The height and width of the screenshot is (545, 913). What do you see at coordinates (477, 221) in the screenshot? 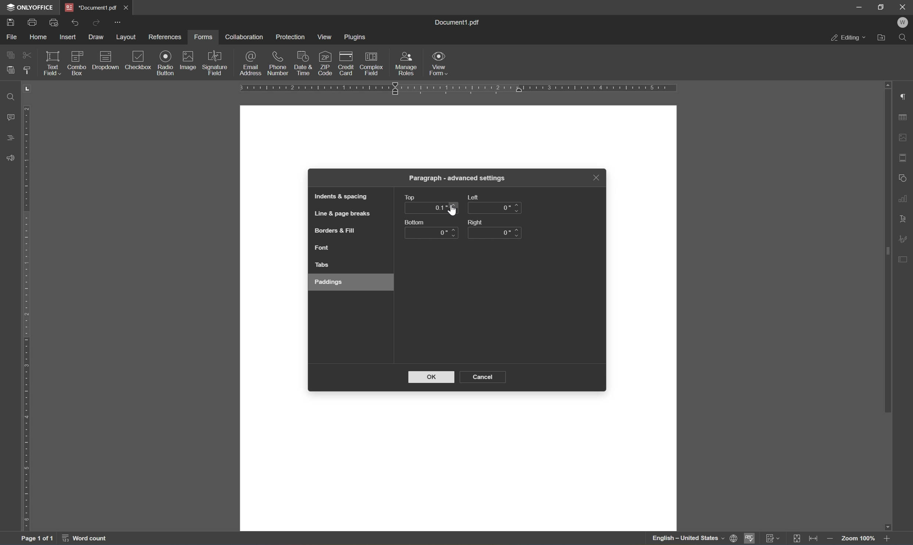
I see `right` at bounding box center [477, 221].